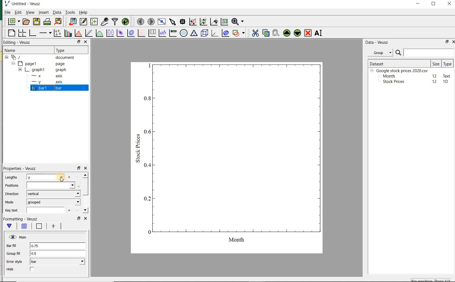 The width and height of the screenshot is (455, 282). What do you see at coordinates (71, 22) in the screenshot?
I see `import data into Veusz` at bounding box center [71, 22].